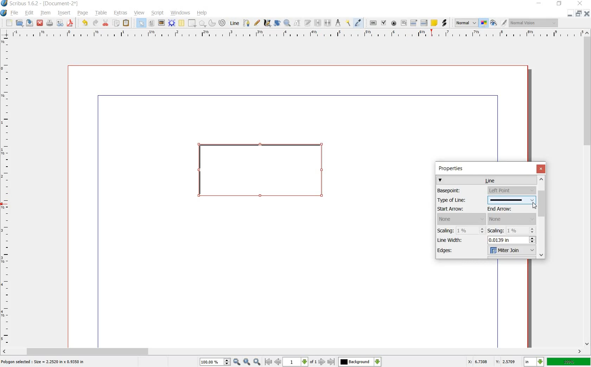 The image size is (591, 367). Describe the element at coordinates (171, 23) in the screenshot. I see `RENDER FRAME` at that location.